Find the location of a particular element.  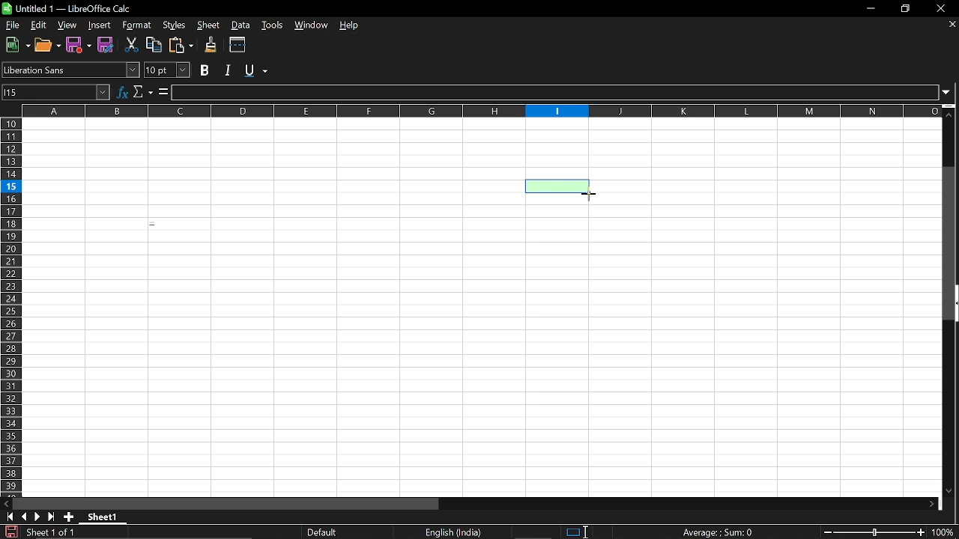

Split wondows is located at coordinates (238, 45).